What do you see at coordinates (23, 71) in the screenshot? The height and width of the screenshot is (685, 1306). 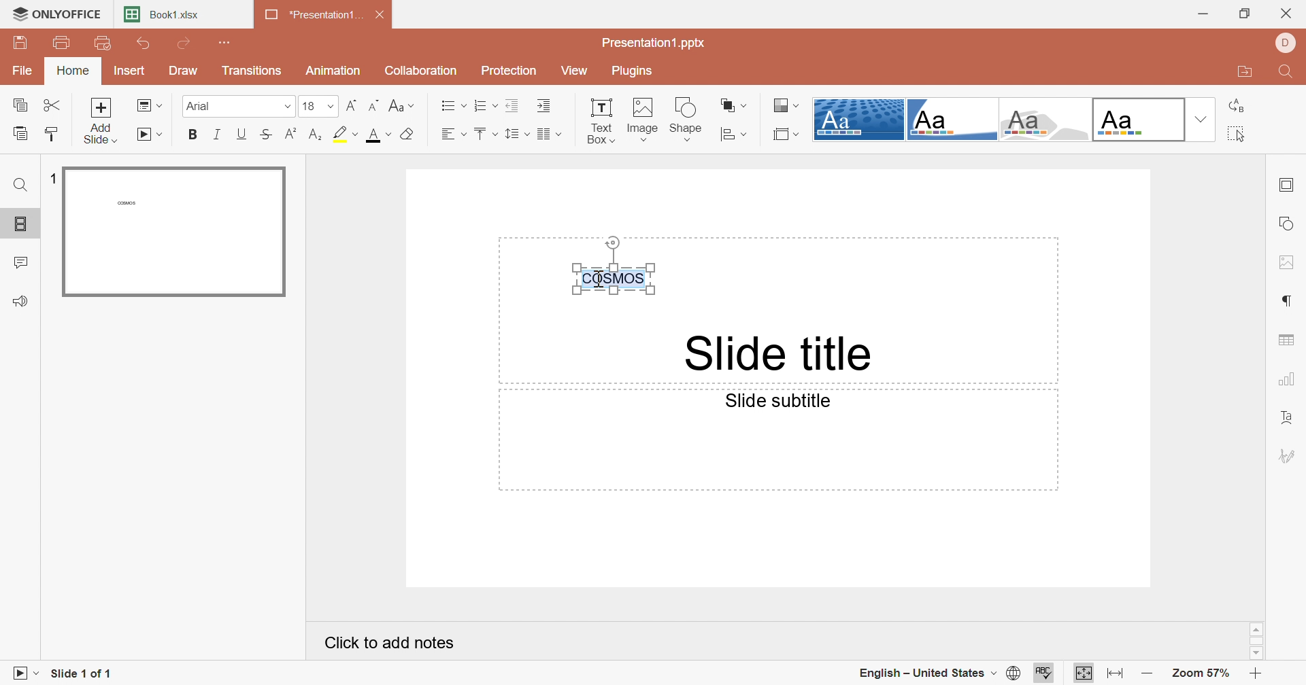 I see `File` at bounding box center [23, 71].